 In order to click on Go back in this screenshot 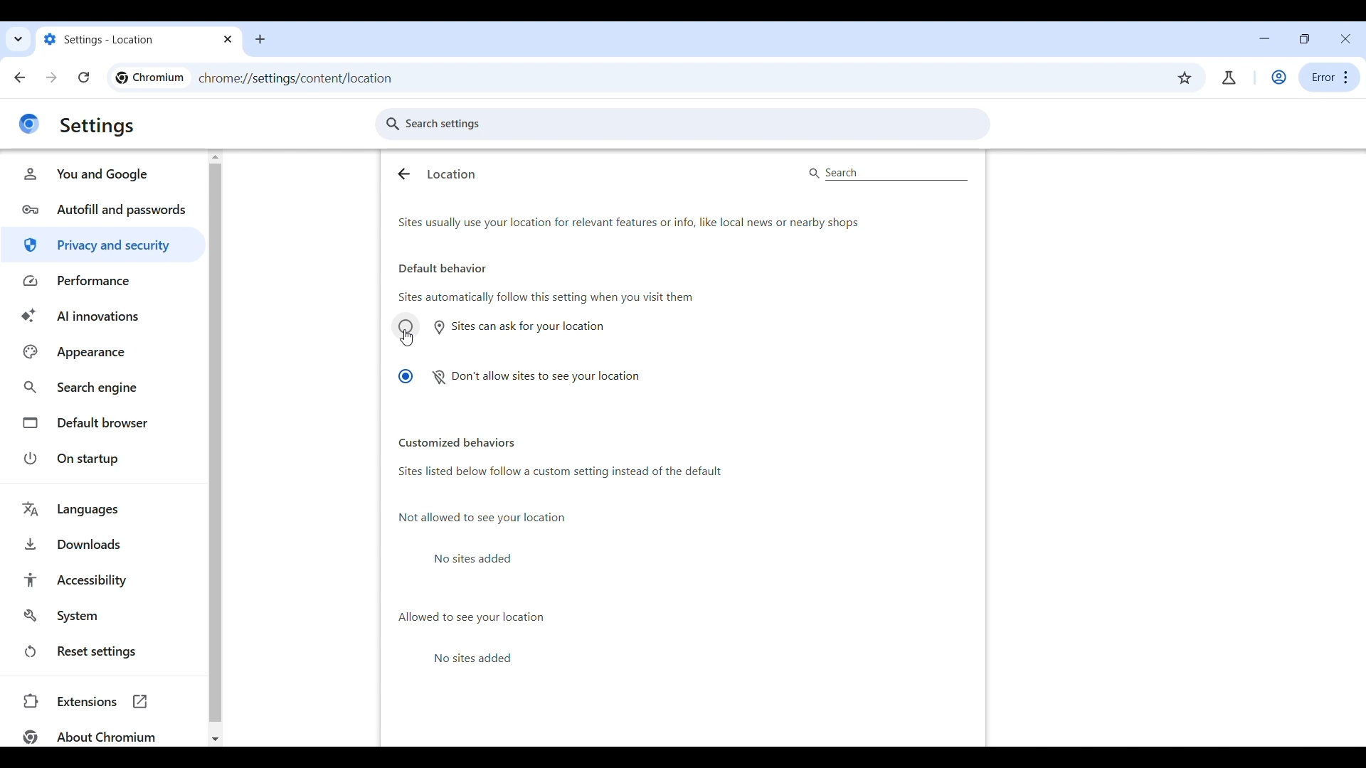, I will do `click(403, 174)`.